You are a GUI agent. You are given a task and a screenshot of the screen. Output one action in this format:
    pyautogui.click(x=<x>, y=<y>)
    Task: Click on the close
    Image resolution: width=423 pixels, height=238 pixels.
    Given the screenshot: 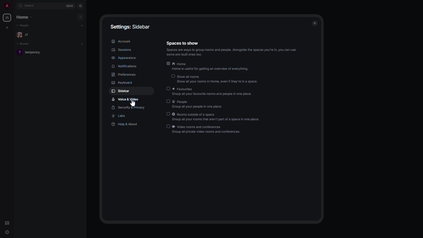 What is the action you would take?
    pyautogui.click(x=316, y=23)
    